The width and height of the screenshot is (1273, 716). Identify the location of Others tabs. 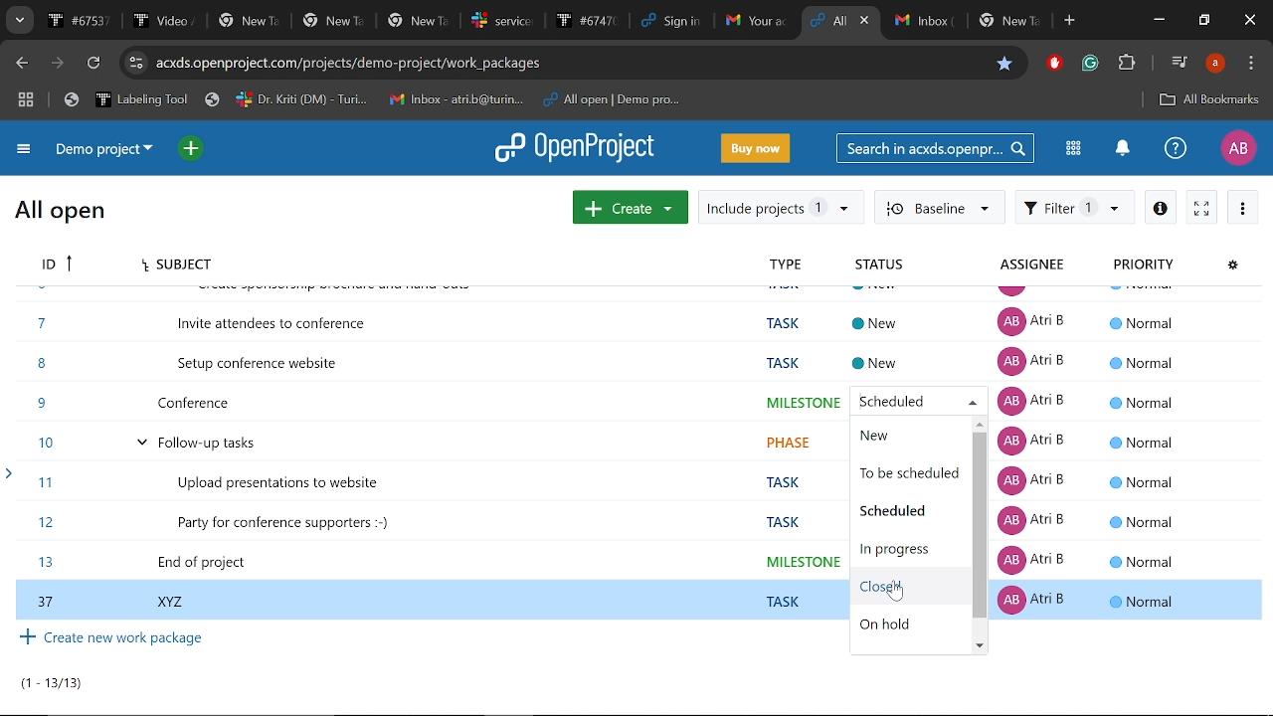
(968, 23).